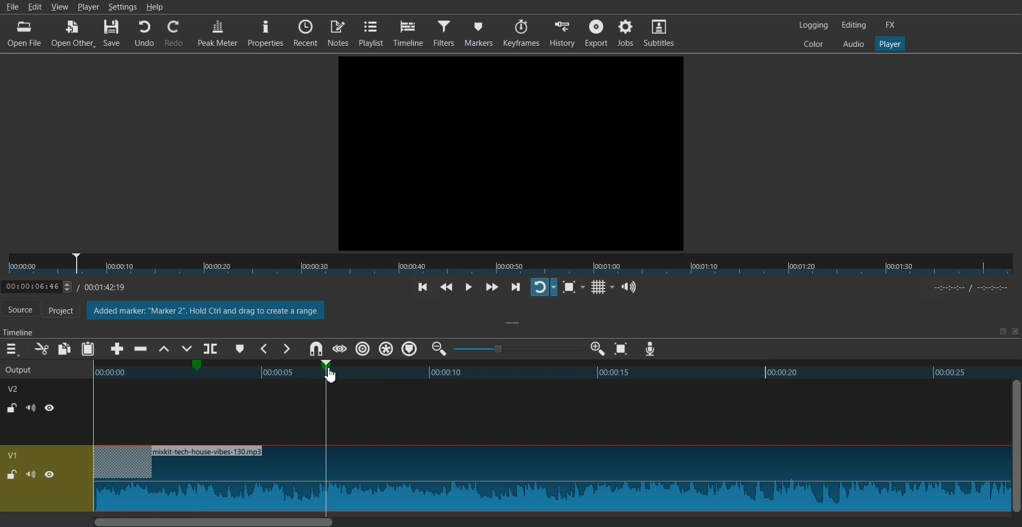 This screenshot has height=527, width=1022. I want to click on Zoom timeline in, so click(597, 349).